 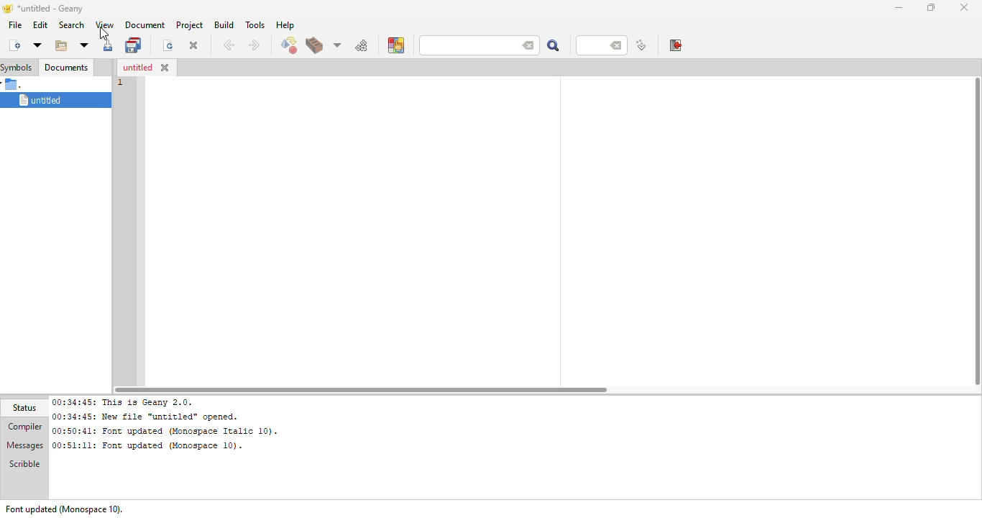 I want to click on new from template, so click(x=37, y=45).